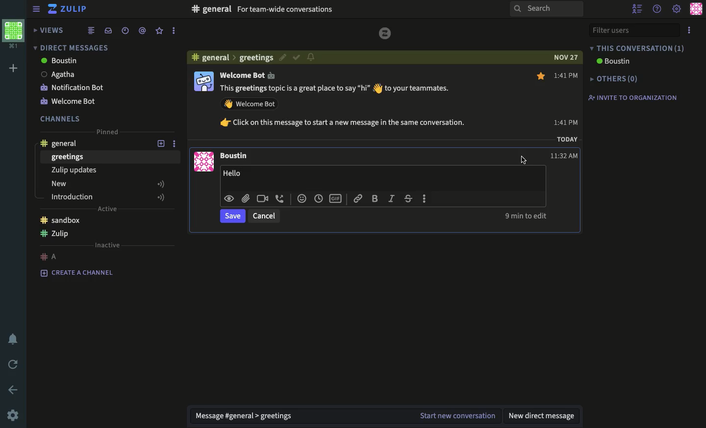 The width and height of the screenshot is (706, 428). I want to click on boustin, so click(614, 62).